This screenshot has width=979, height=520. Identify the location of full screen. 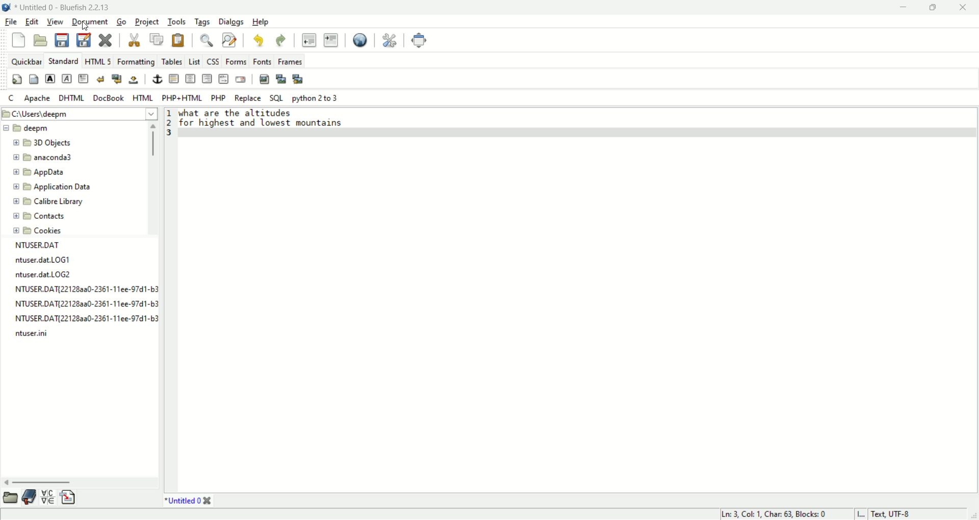
(417, 40).